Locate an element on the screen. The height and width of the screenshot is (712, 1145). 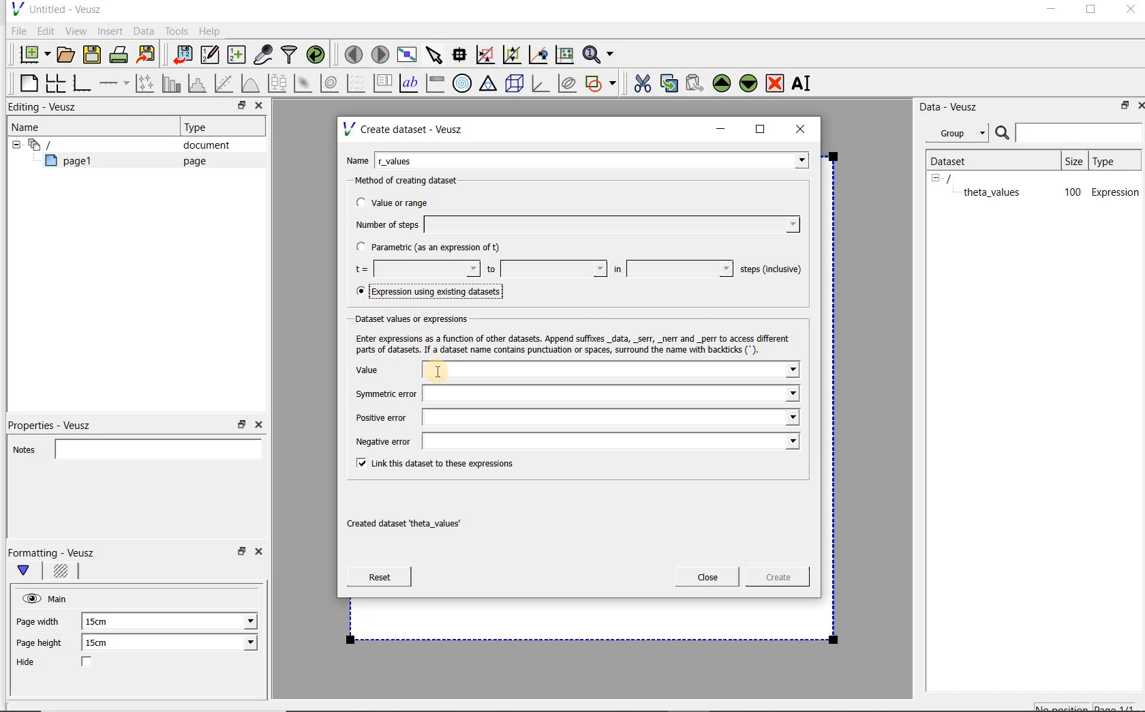
maximize is located at coordinates (1091, 12).